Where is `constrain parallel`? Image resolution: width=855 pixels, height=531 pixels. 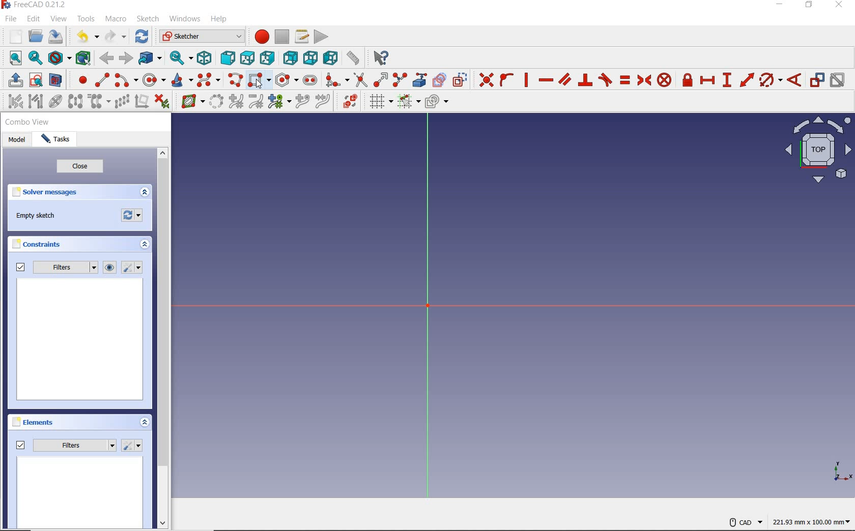
constrain parallel is located at coordinates (564, 80).